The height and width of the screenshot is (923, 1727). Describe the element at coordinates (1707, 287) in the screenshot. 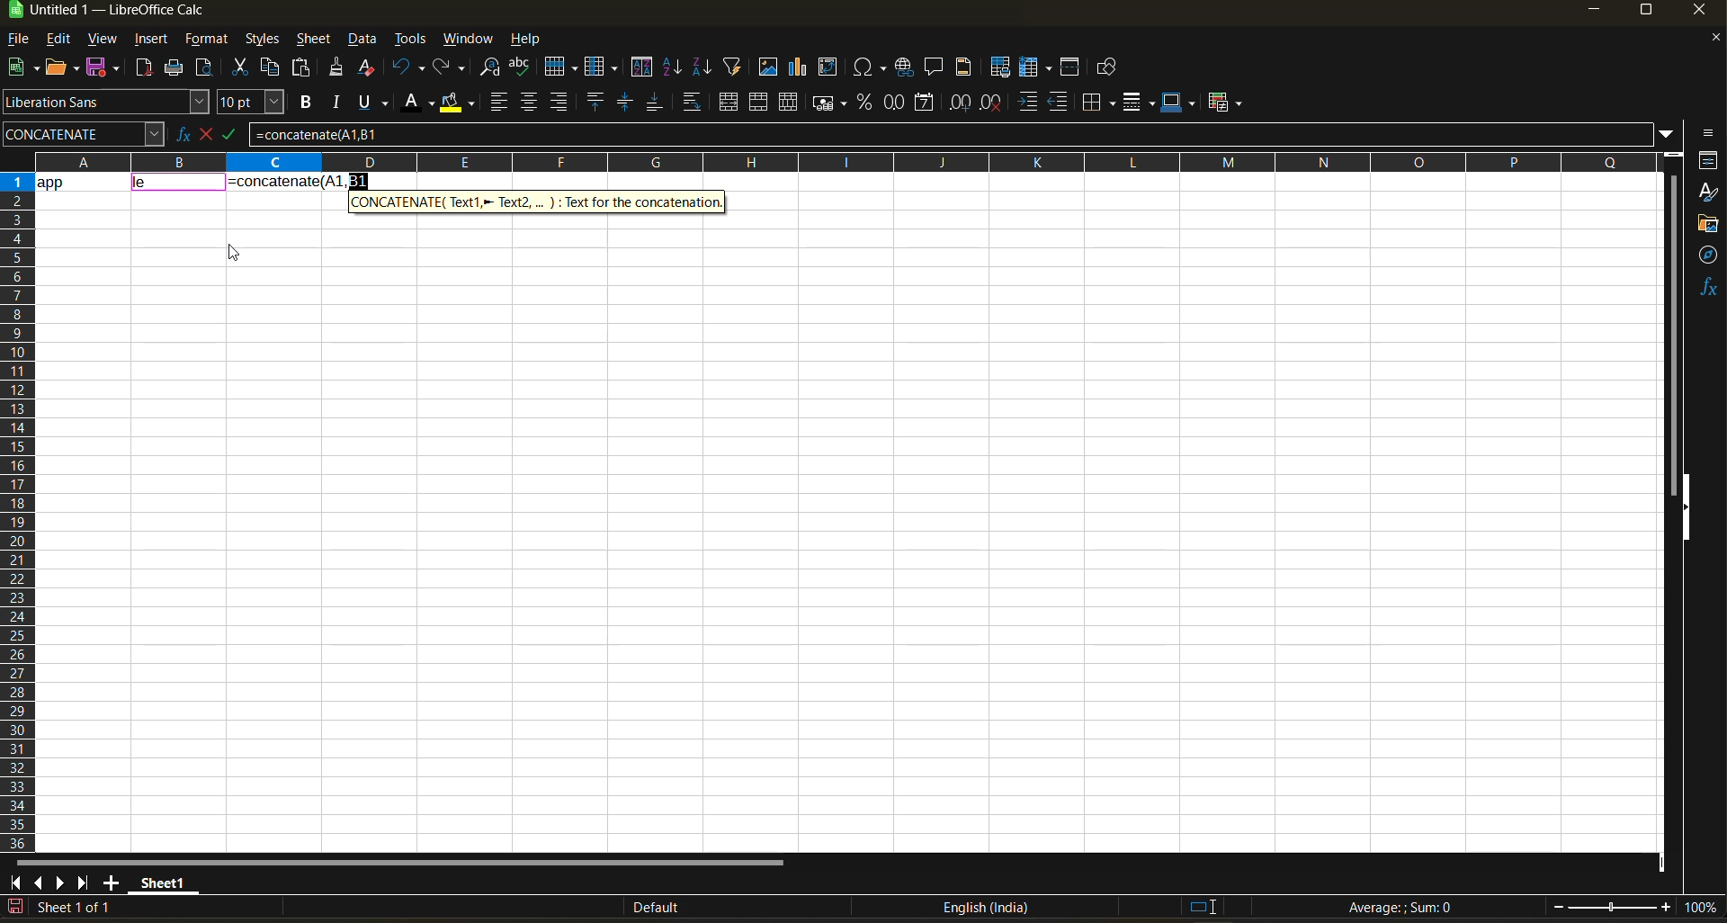

I see `functions` at that location.